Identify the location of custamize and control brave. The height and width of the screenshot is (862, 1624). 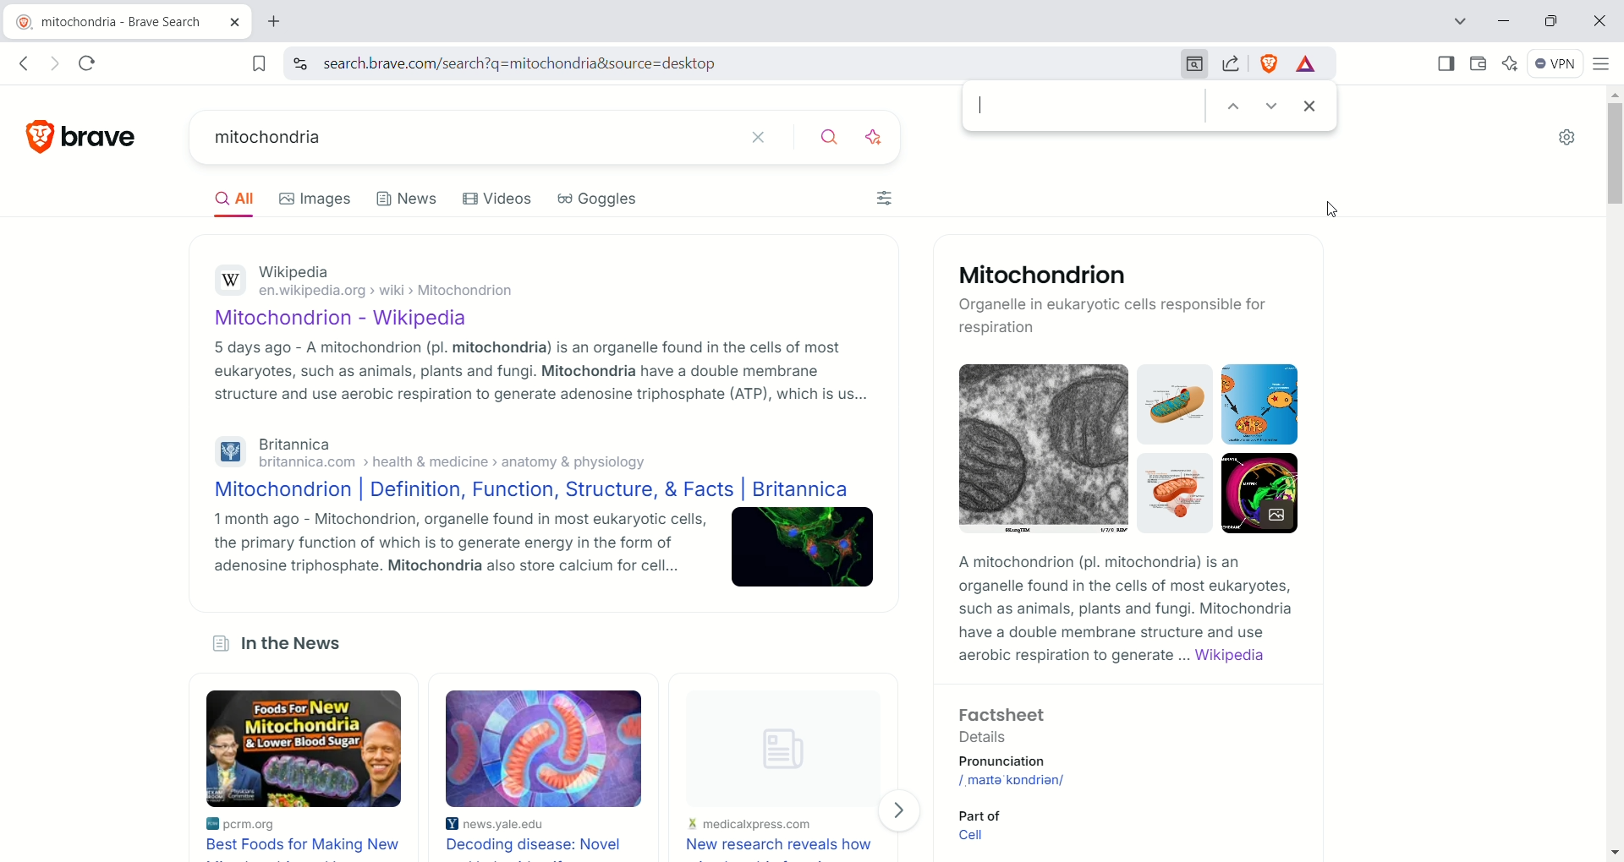
(1603, 65).